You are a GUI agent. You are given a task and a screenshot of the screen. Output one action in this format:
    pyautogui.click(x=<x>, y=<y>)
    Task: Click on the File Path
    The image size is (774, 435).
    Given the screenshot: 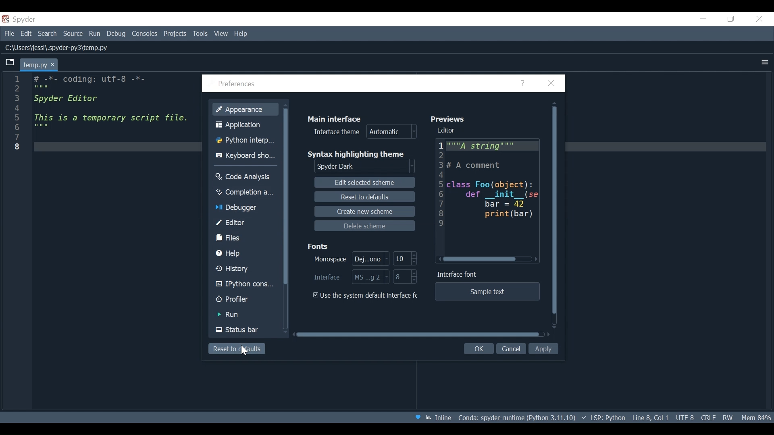 What is the action you would take?
    pyautogui.click(x=58, y=48)
    